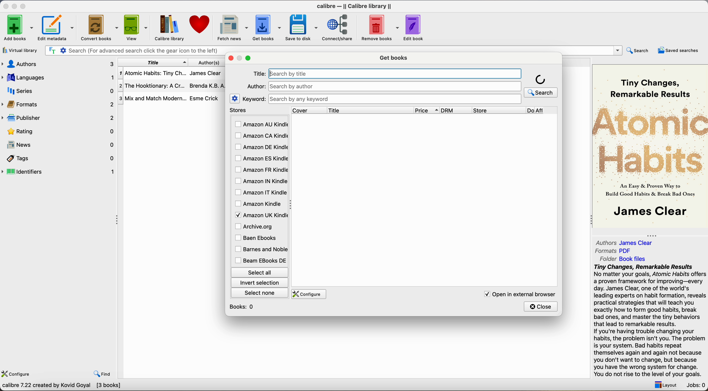  Describe the element at coordinates (260, 250) in the screenshot. I see `barnes and noble` at that location.